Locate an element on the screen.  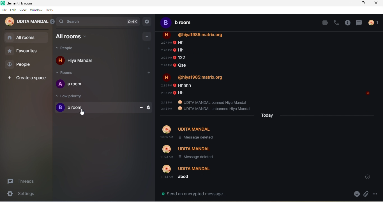
view is located at coordinates (23, 11).